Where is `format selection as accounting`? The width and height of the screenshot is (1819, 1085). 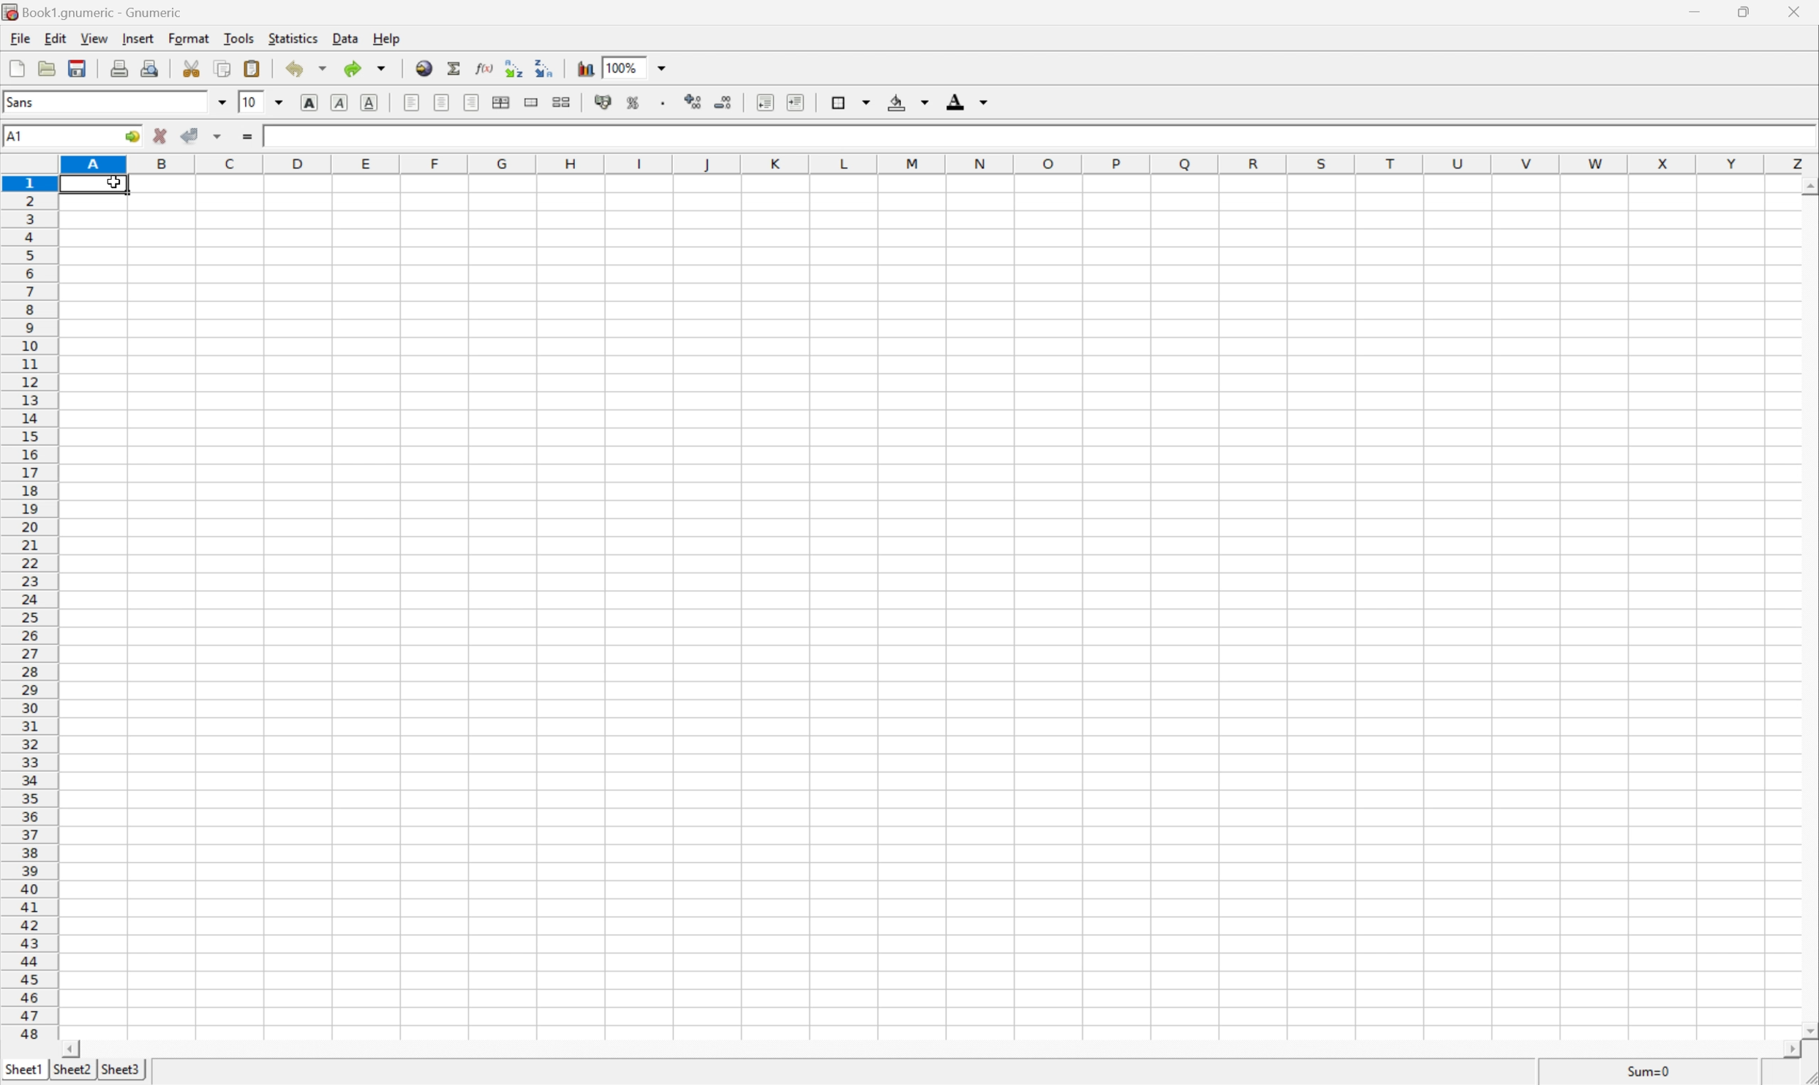 format selection as accounting is located at coordinates (604, 102).